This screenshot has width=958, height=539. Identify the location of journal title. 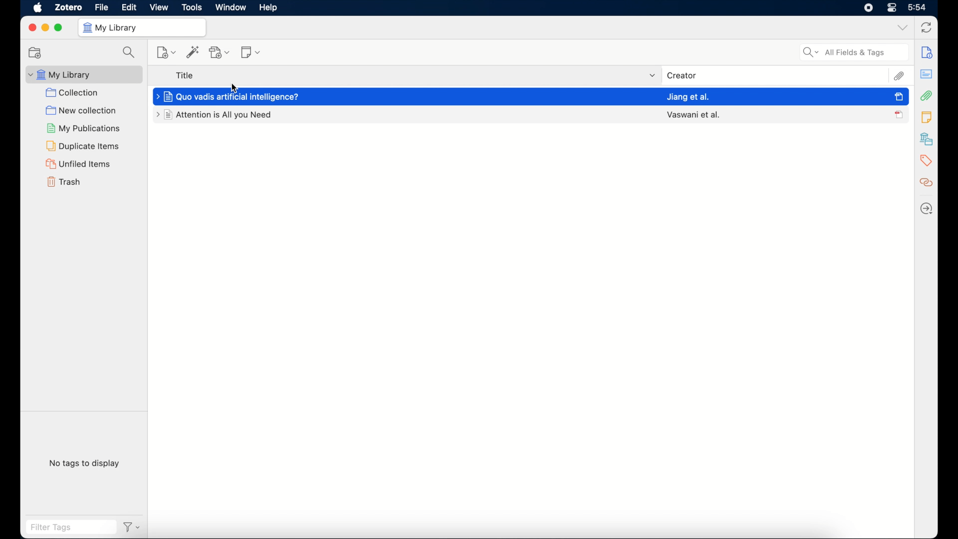
(231, 96).